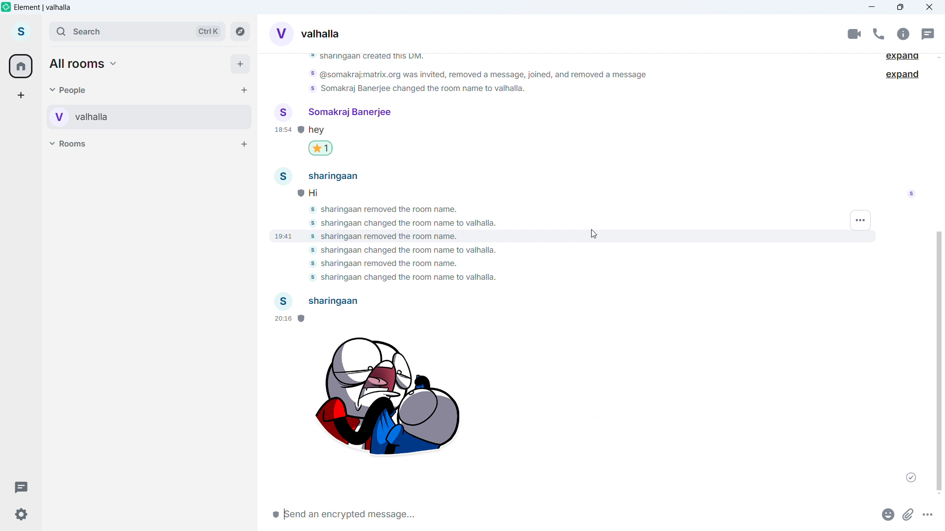  Describe the element at coordinates (861, 221) in the screenshot. I see `More options` at that location.